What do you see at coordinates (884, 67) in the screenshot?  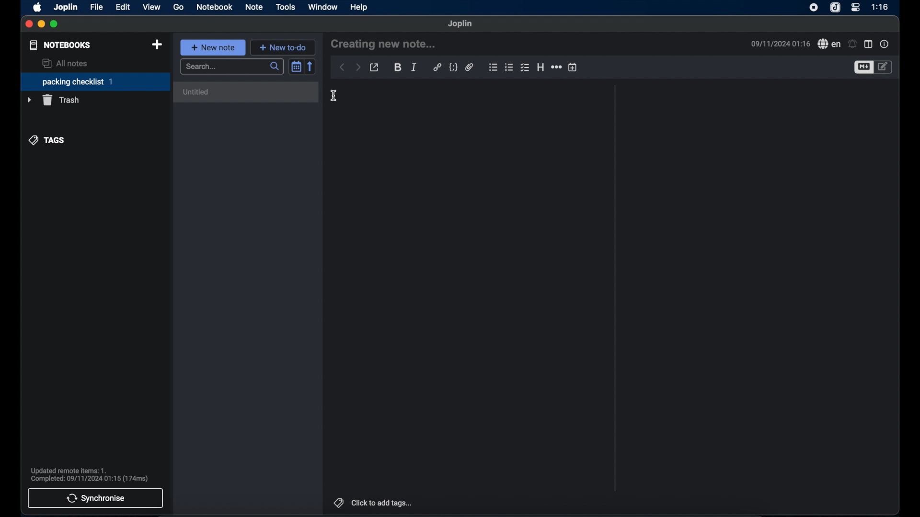 I see `toggle edito` at bounding box center [884, 67].